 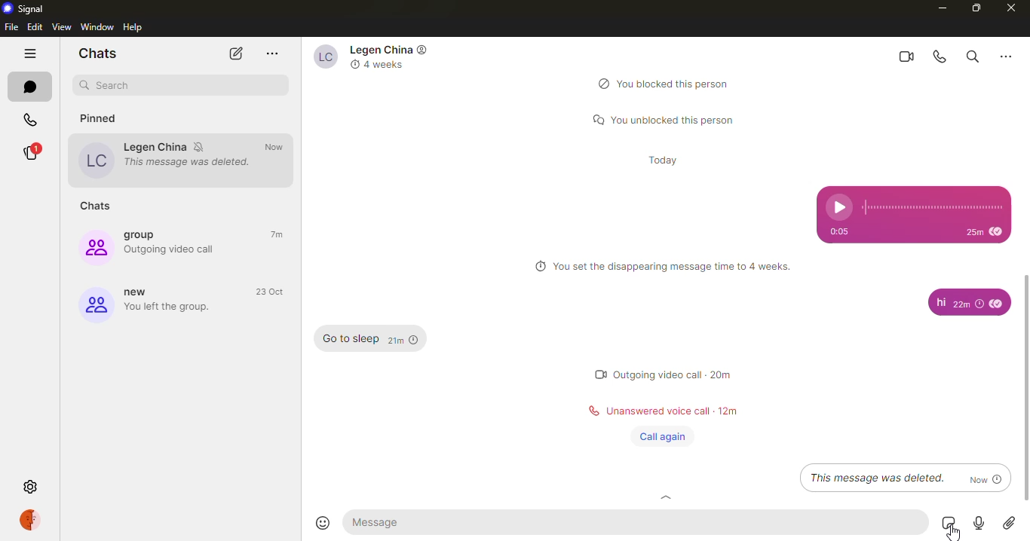 What do you see at coordinates (100, 53) in the screenshot?
I see `chats` at bounding box center [100, 53].